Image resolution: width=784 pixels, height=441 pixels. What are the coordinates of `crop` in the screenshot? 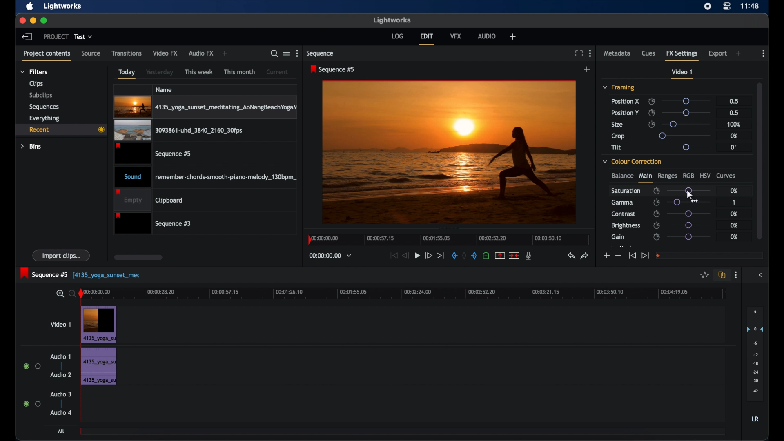 It's located at (618, 136).